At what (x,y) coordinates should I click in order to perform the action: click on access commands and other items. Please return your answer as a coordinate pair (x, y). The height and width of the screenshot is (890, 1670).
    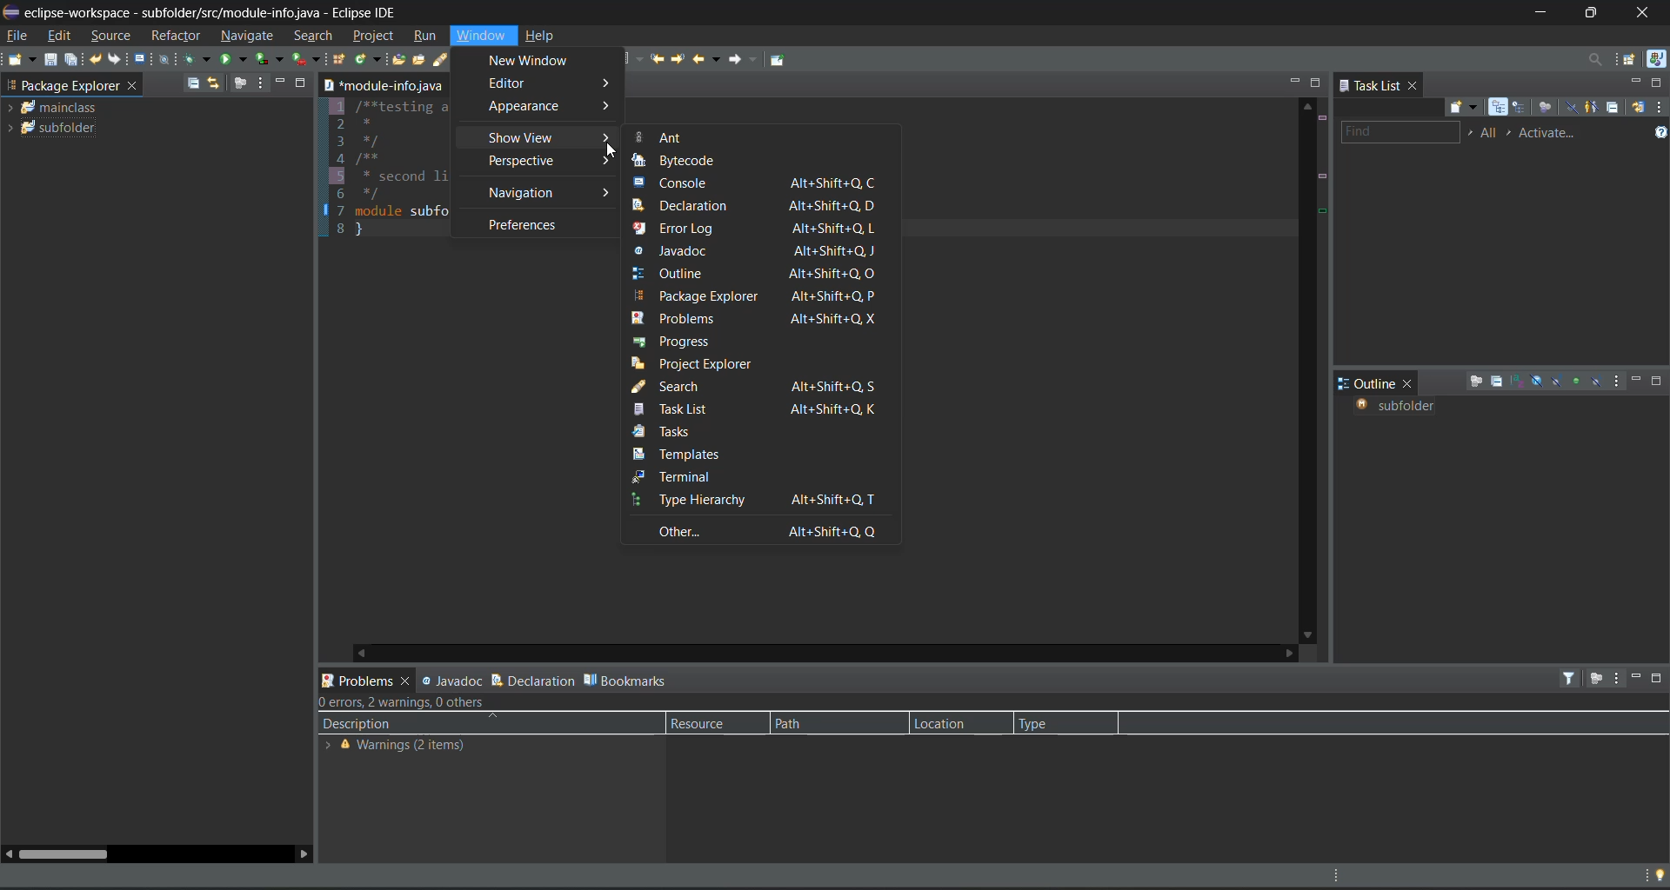
    Looking at the image, I should click on (1595, 60).